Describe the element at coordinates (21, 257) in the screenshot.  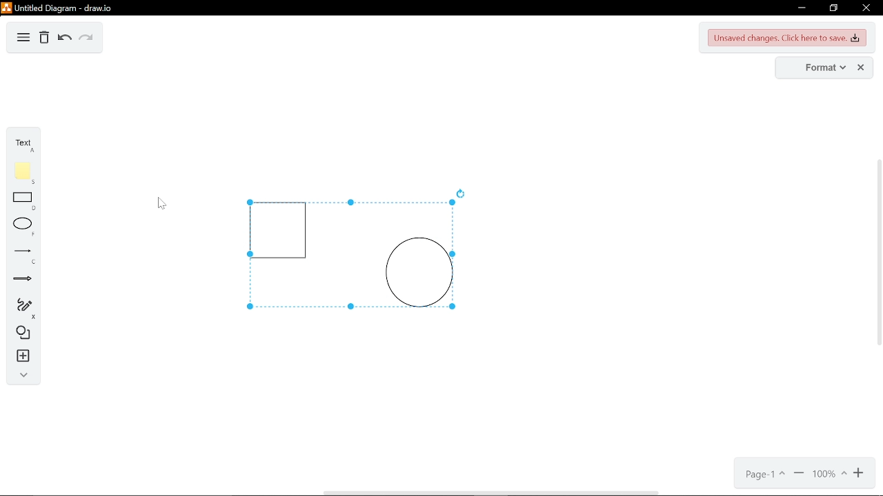
I see `line` at that location.